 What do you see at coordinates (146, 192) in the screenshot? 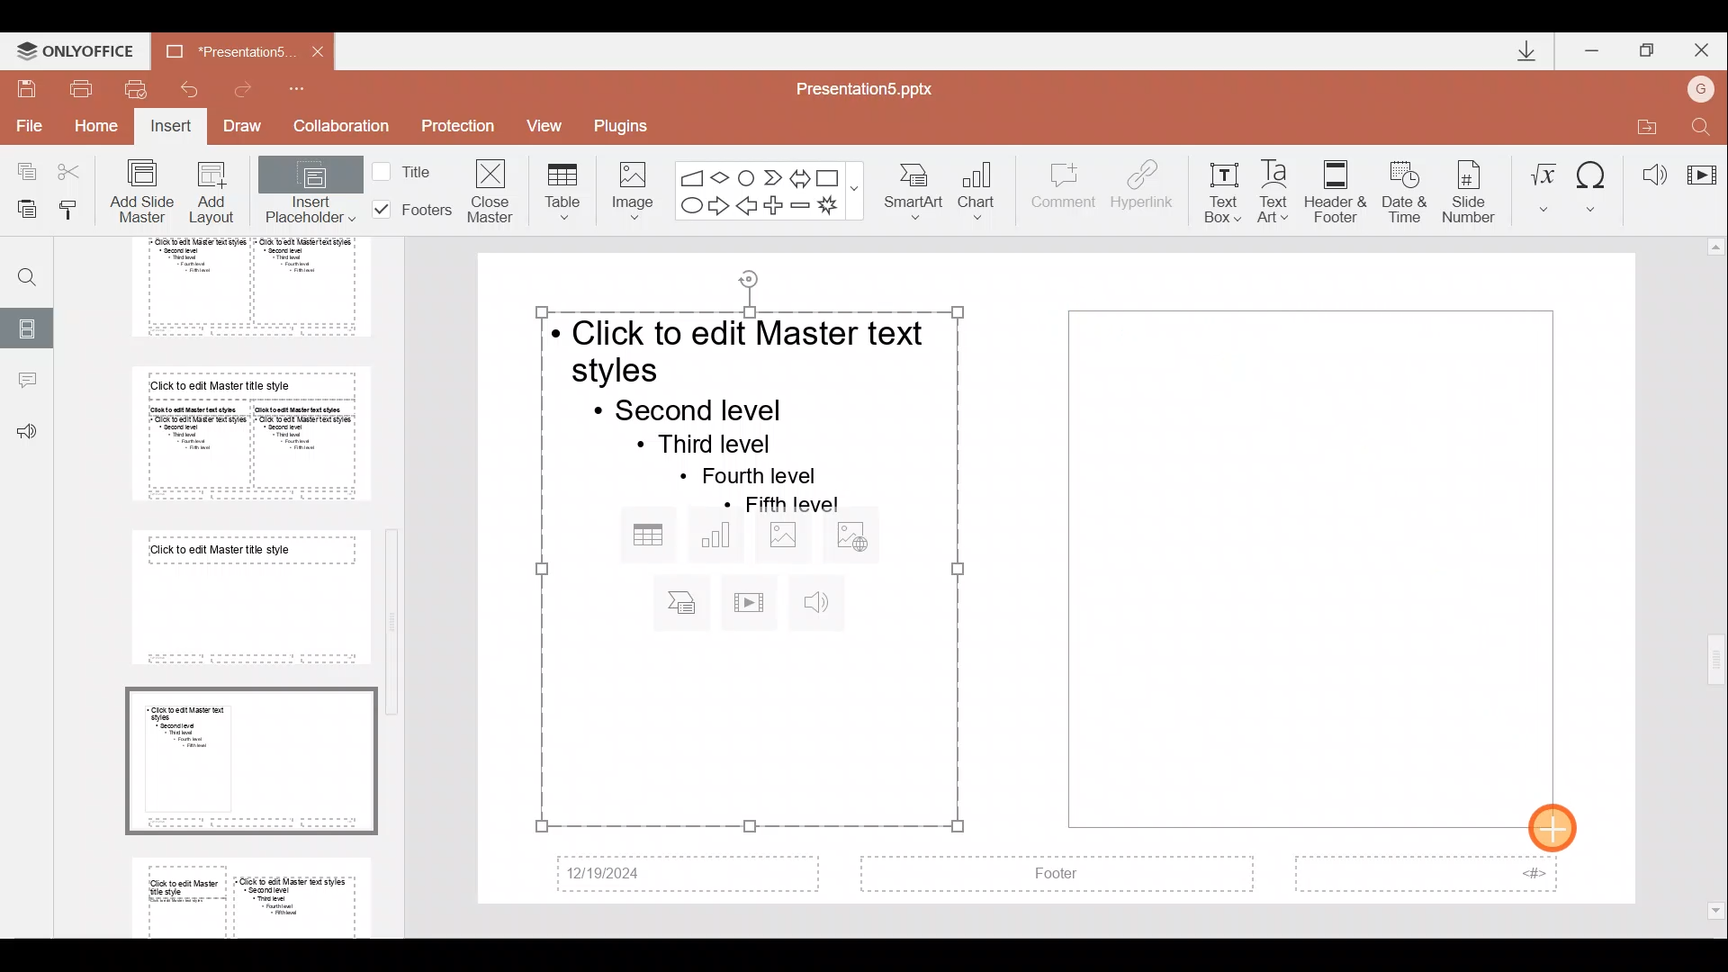
I see `Add slide master` at bounding box center [146, 192].